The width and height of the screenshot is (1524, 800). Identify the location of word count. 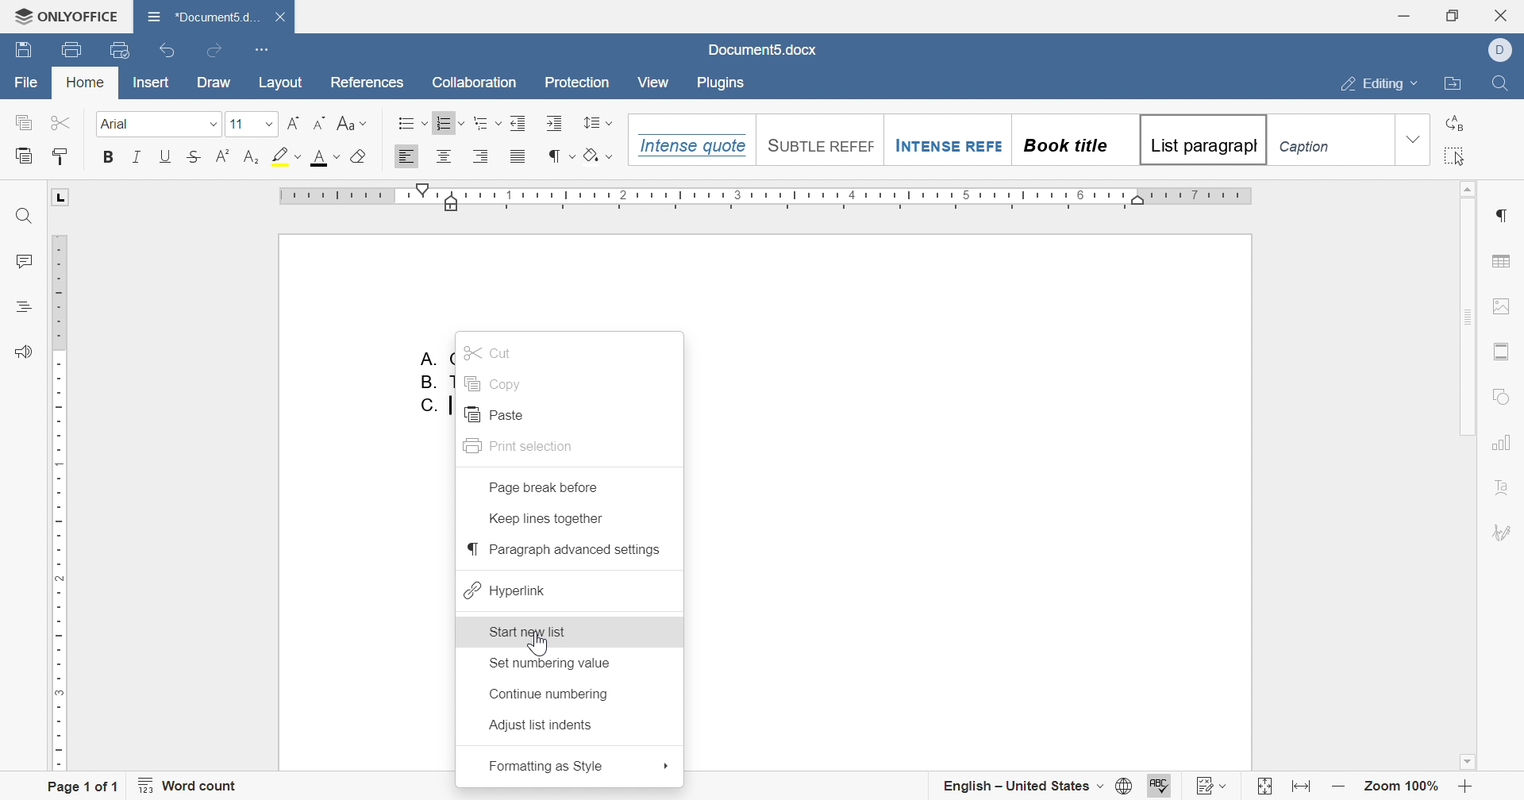
(189, 785).